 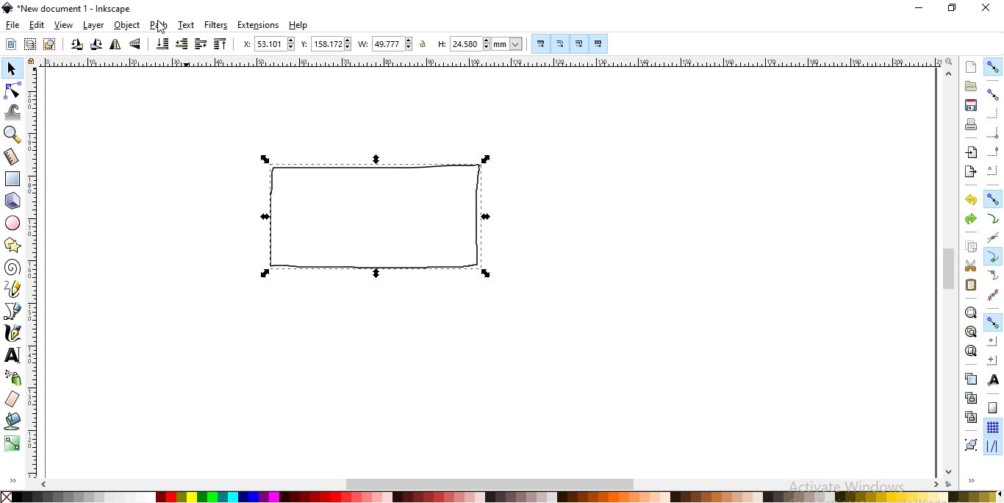 What do you see at coordinates (992, 360) in the screenshot?
I see `snap an item's rotation center` at bounding box center [992, 360].